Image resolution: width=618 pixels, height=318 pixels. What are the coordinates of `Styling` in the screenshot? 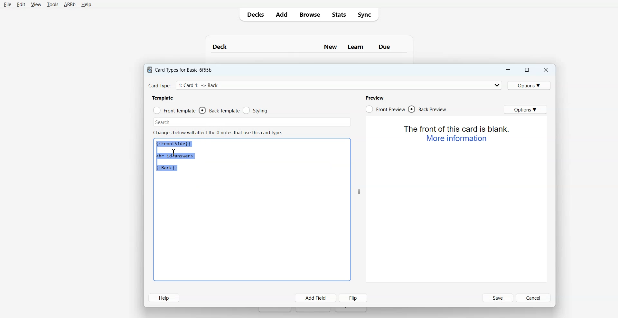 It's located at (255, 110).